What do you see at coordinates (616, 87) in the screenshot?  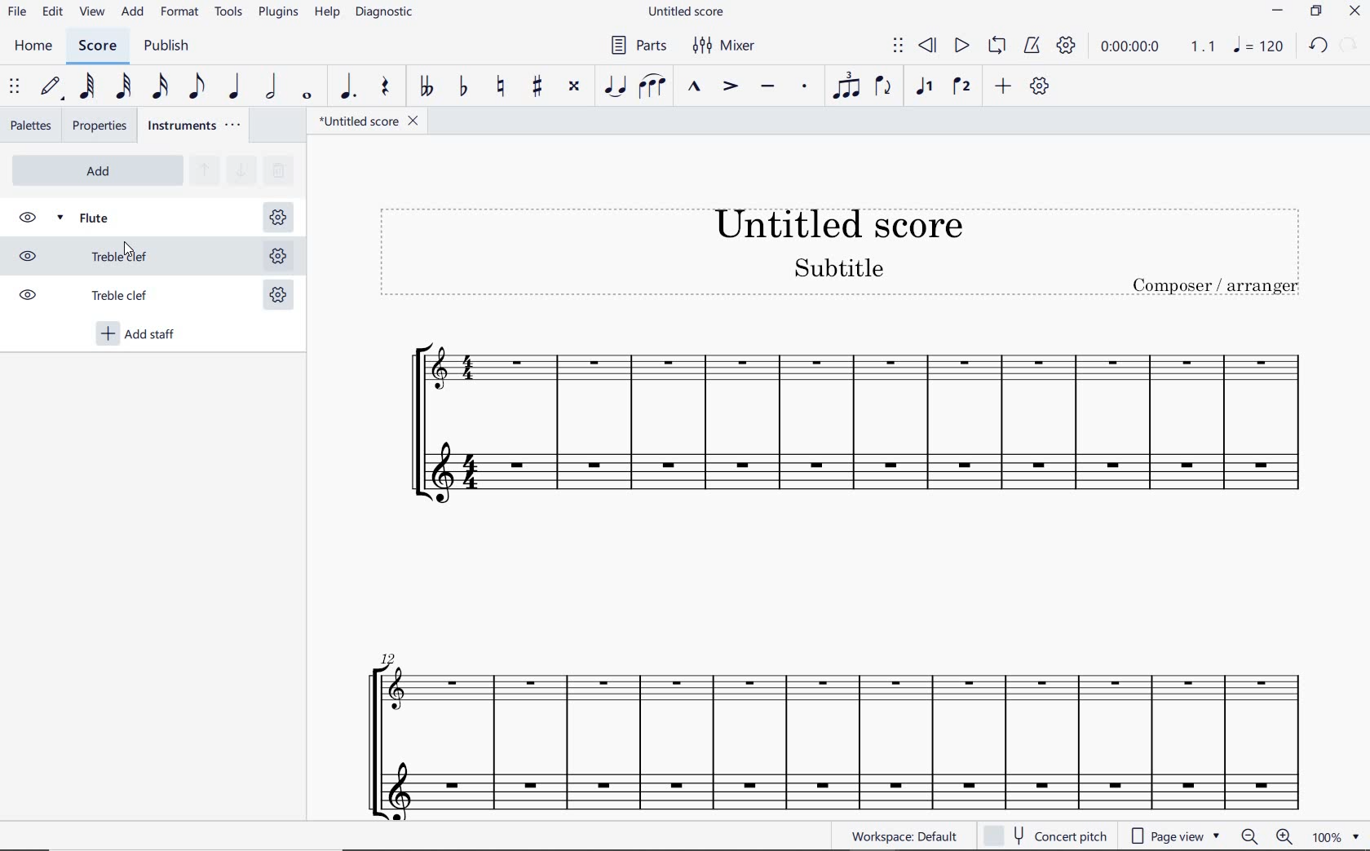 I see `TIE` at bounding box center [616, 87].